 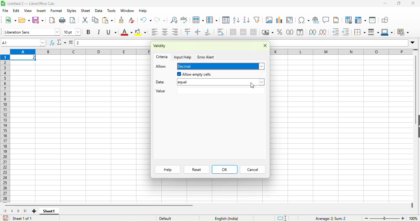 I want to click on hyperlink, so click(x=316, y=20).